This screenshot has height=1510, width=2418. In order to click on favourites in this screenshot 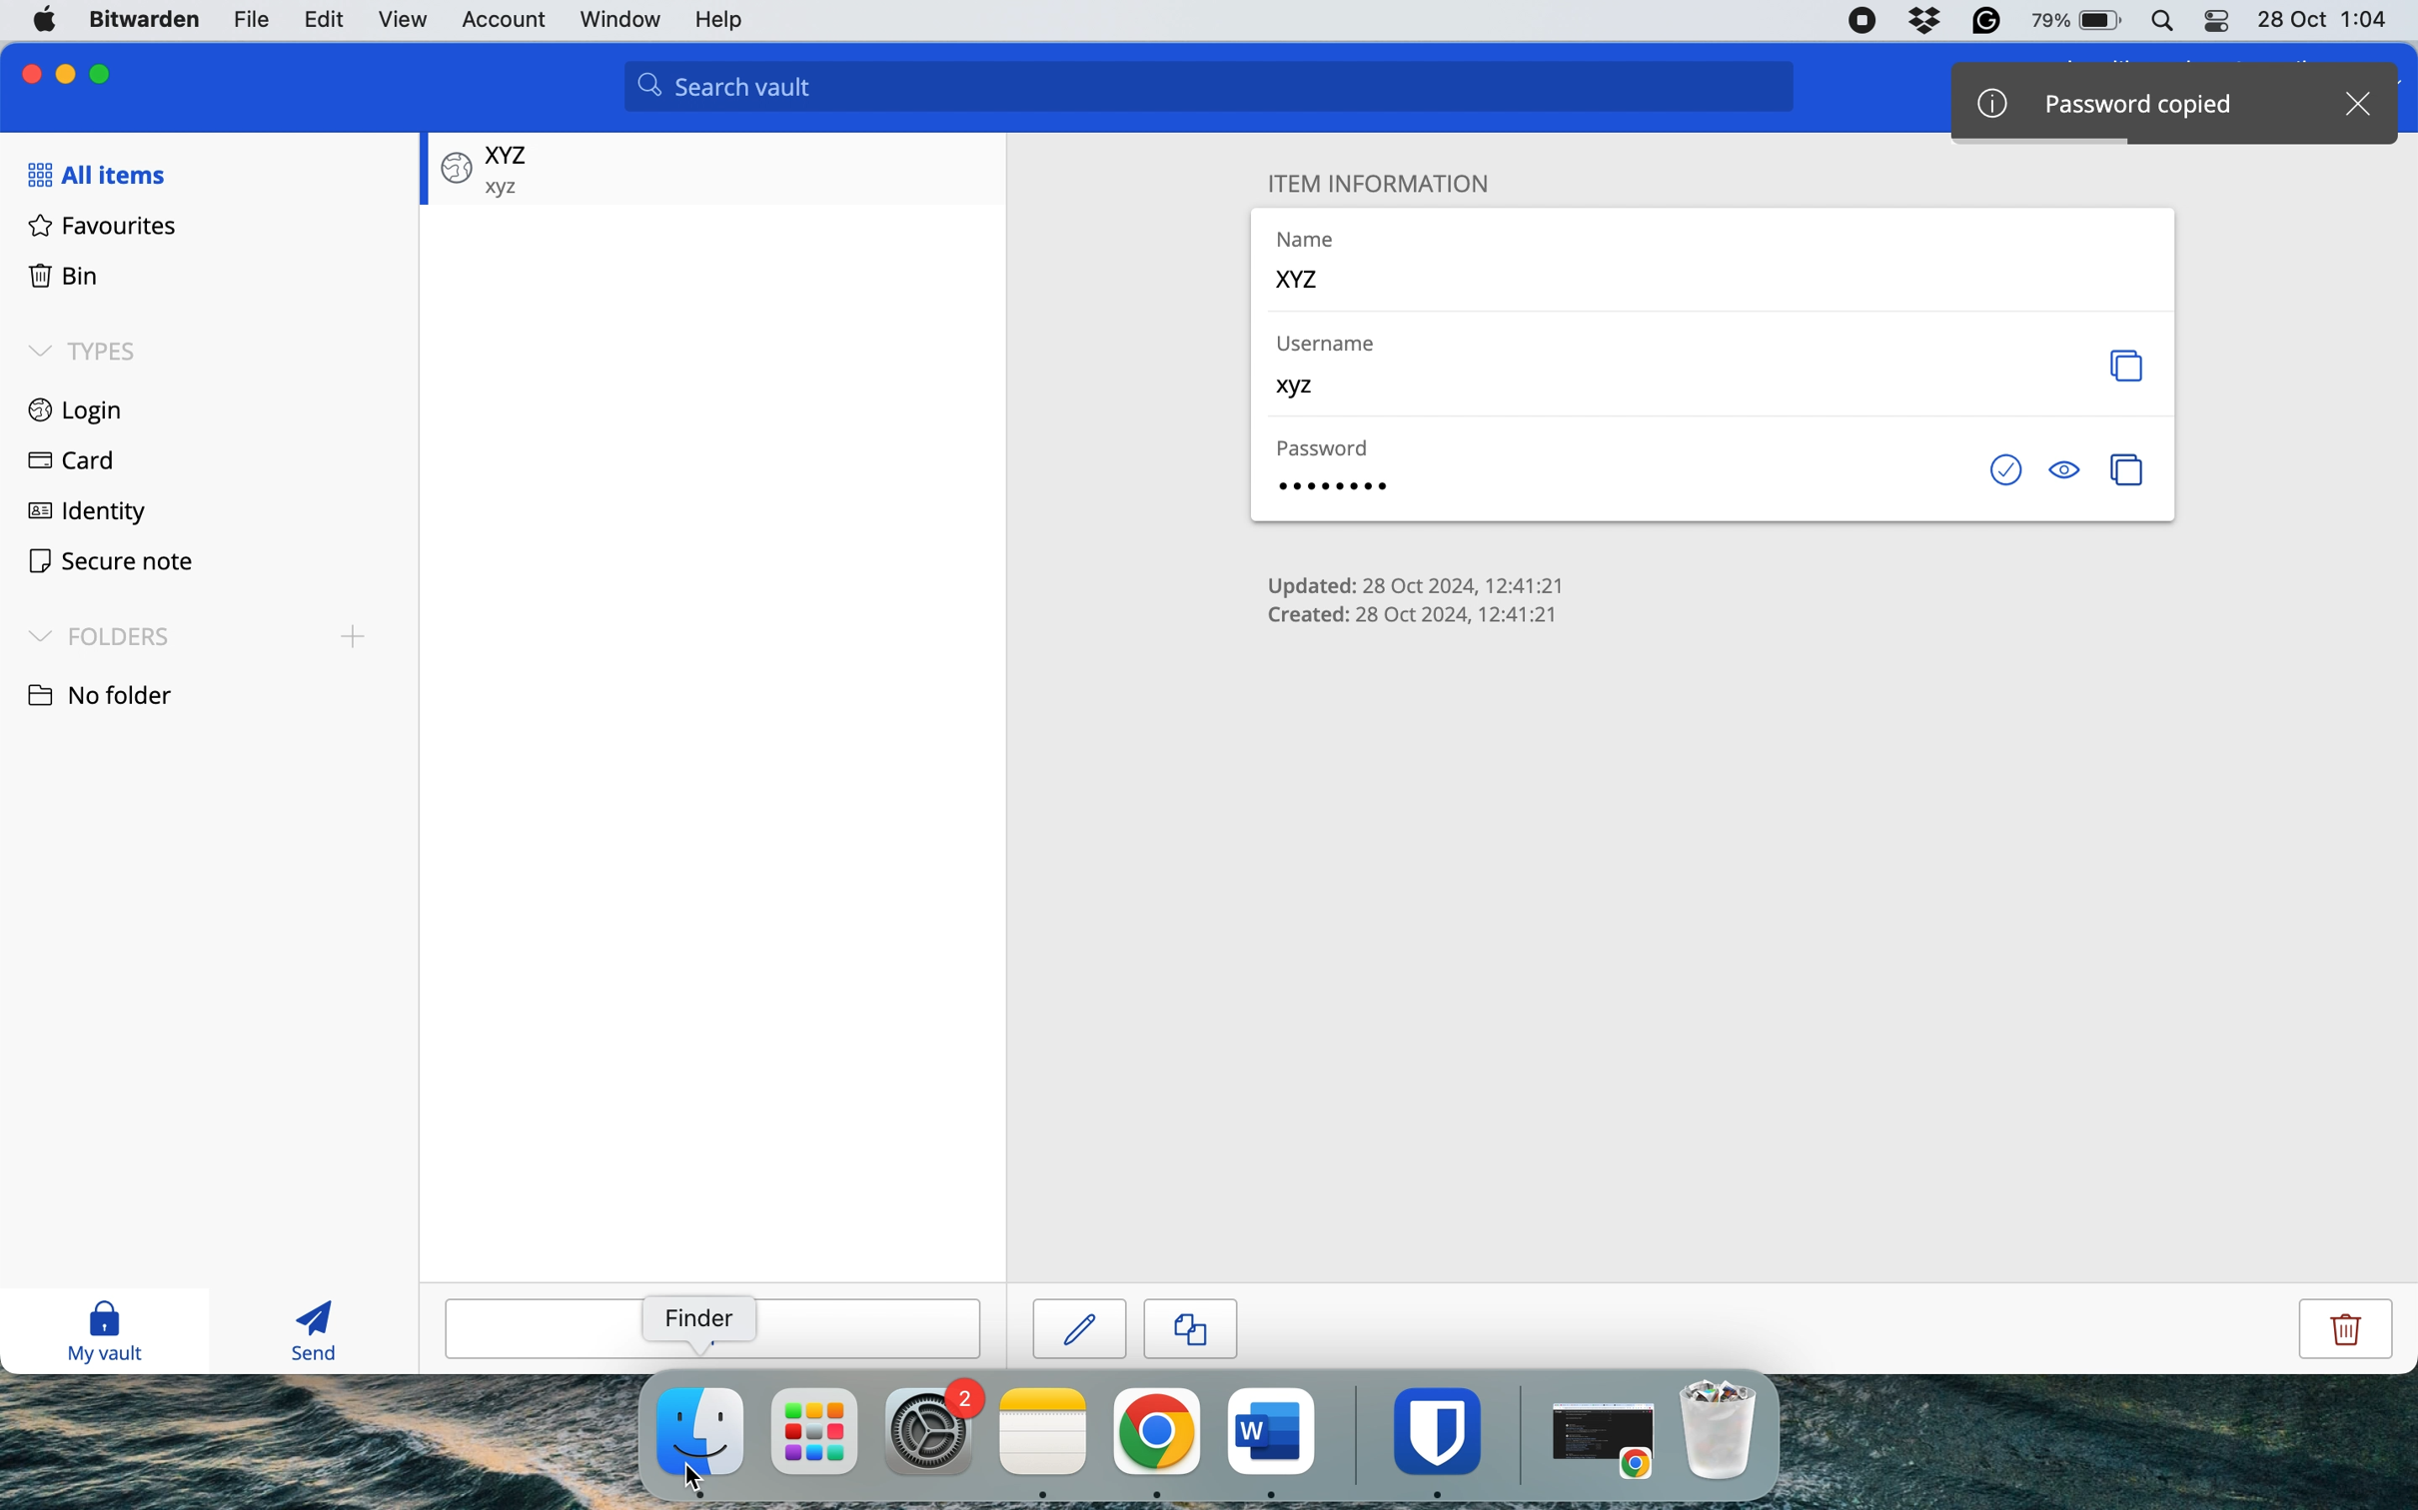, I will do `click(104, 225)`.